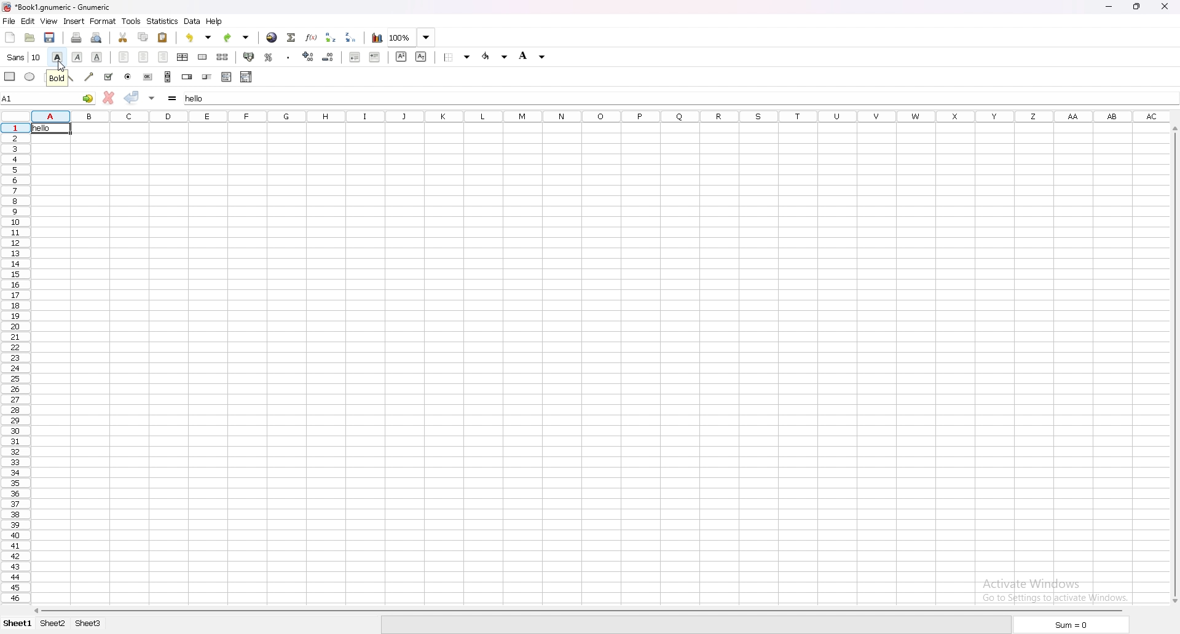 This screenshot has height=634, width=1180. Describe the element at coordinates (207, 77) in the screenshot. I see `slider` at that location.